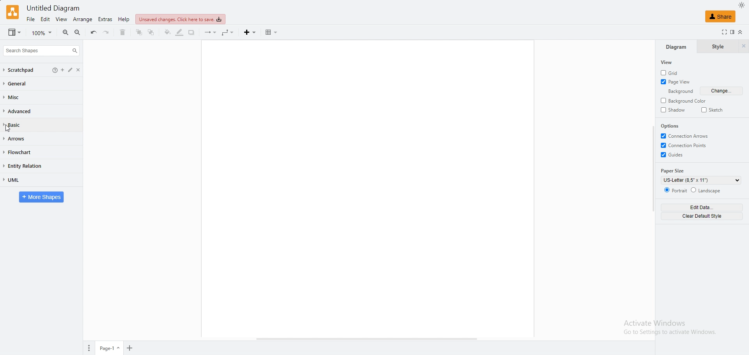  What do you see at coordinates (368, 188) in the screenshot?
I see `canvas` at bounding box center [368, 188].